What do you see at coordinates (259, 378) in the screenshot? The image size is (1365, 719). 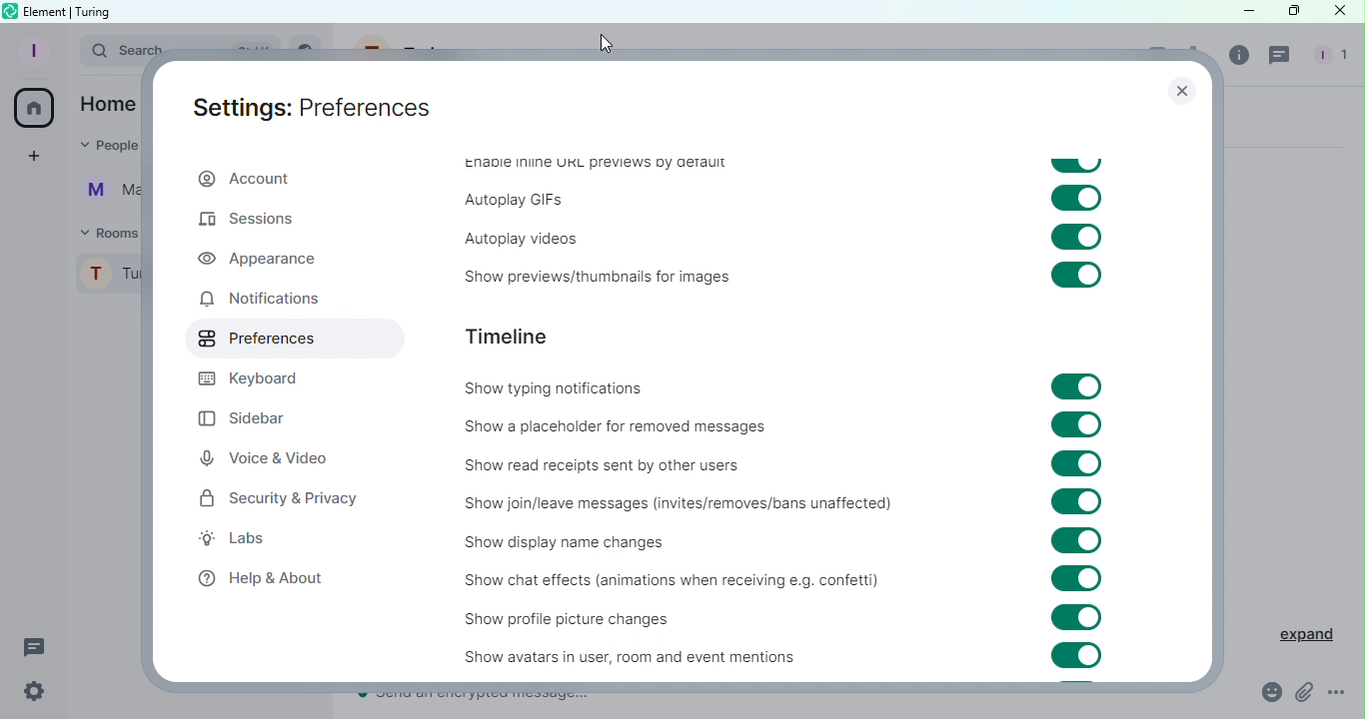 I see `Keyboard` at bounding box center [259, 378].